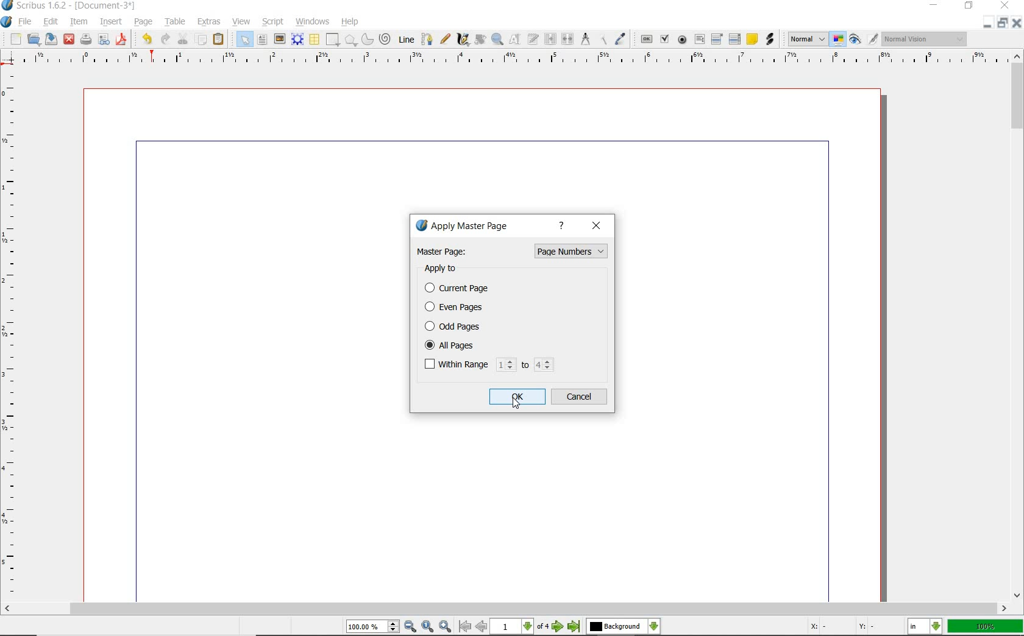 This screenshot has width=1024, height=636. Describe the element at coordinates (261, 40) in the screenshot. I see `text frame` at that location.